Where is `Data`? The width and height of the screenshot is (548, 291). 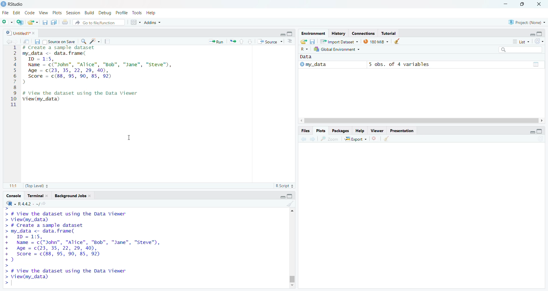 Data is located at coordinates (305, 57).